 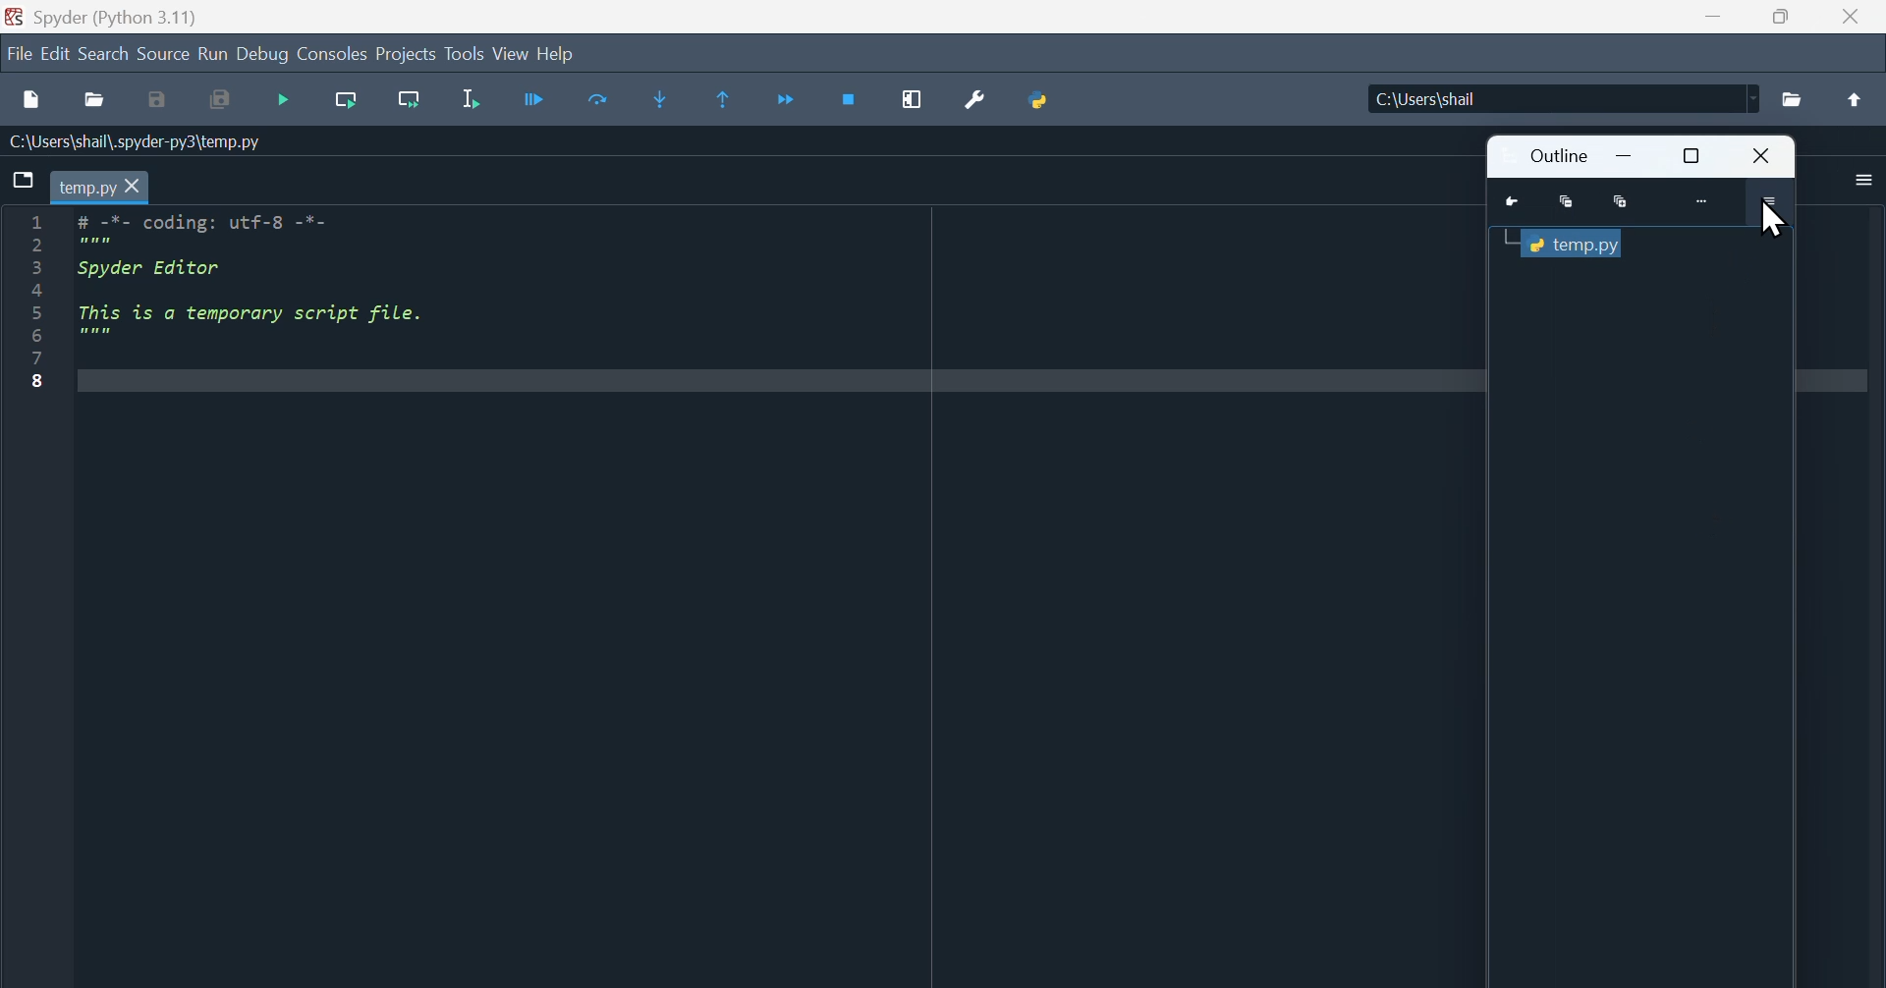 I want to click on minimize, so click(x=1714, y=17).